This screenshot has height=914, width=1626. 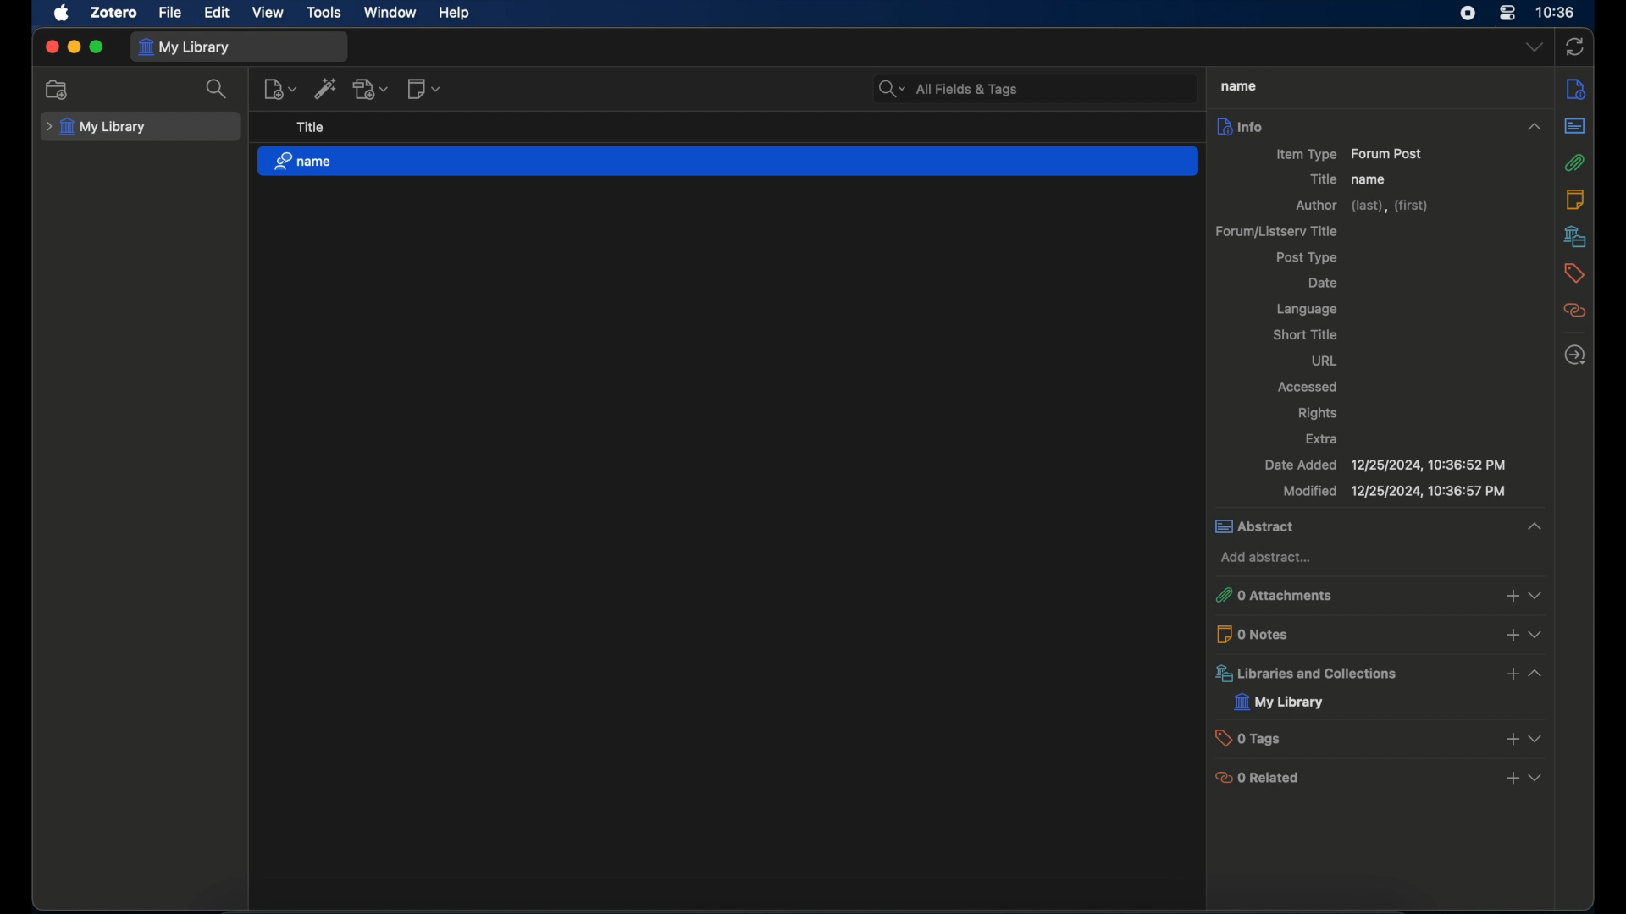 I want to click on attachments, so click(x=1574, y=162).